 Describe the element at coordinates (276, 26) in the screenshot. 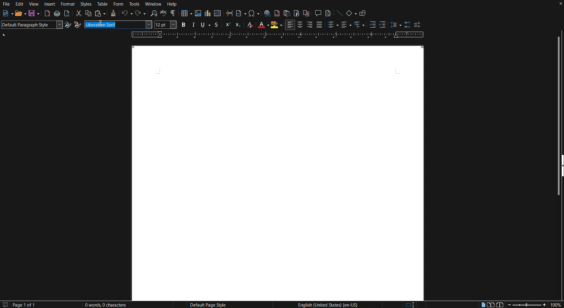

I see `Highlight Color` at that location.